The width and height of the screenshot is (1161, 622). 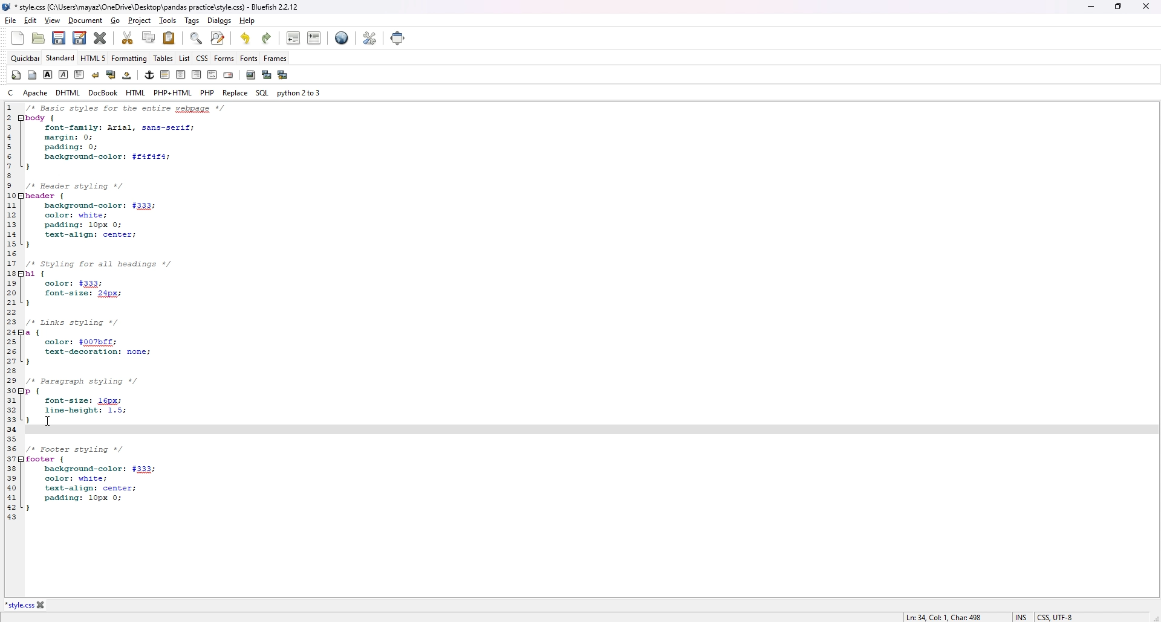 I want to click on replace, so click(x=235, y=94).